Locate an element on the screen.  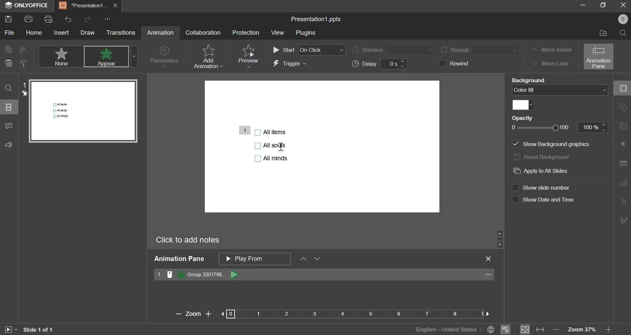
spelling is located at coordinates (506, 328).